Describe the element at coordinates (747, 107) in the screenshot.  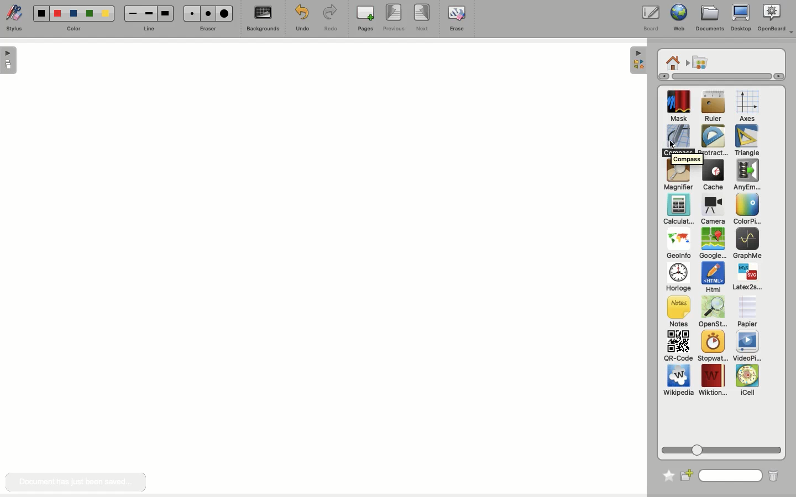
I see `Axes` at that location.